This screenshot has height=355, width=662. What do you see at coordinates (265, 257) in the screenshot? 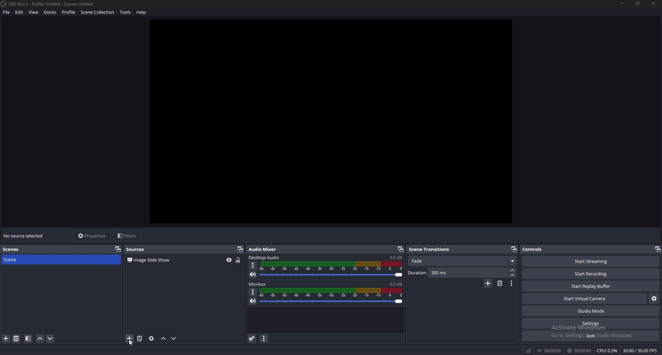
I see `desktop audio` at bounding box center [265, 257].